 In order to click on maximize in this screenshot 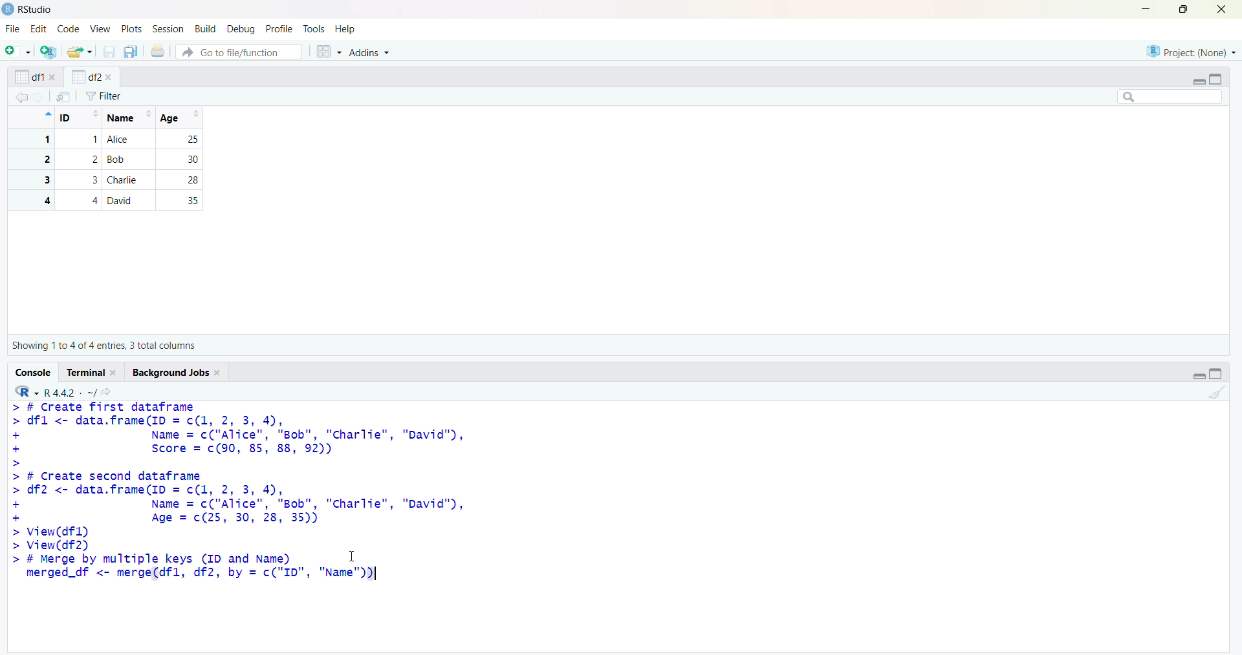, I will do `click(1185, 9)`.